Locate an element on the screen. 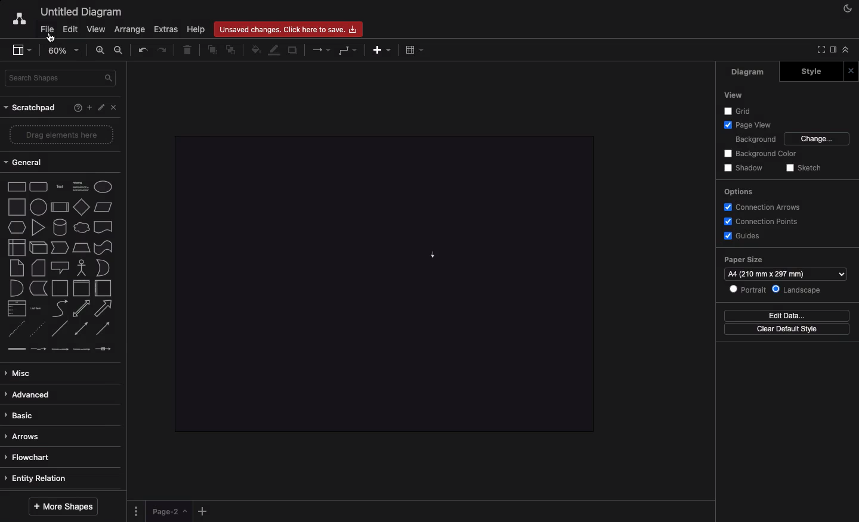  Sketch is located at coordinates (802, 169).